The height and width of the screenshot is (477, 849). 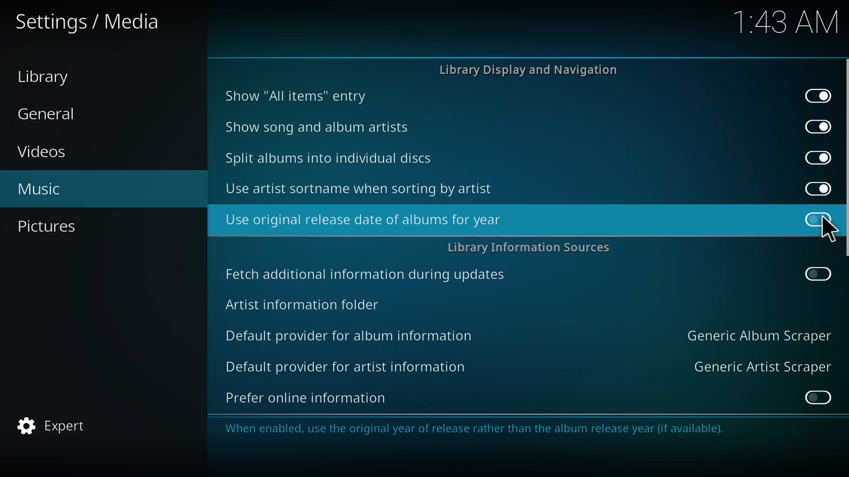 What do you see at coordinates (362, 219) in the screenshot?
I see `use original release date of album` at bounding box center [362, 219].